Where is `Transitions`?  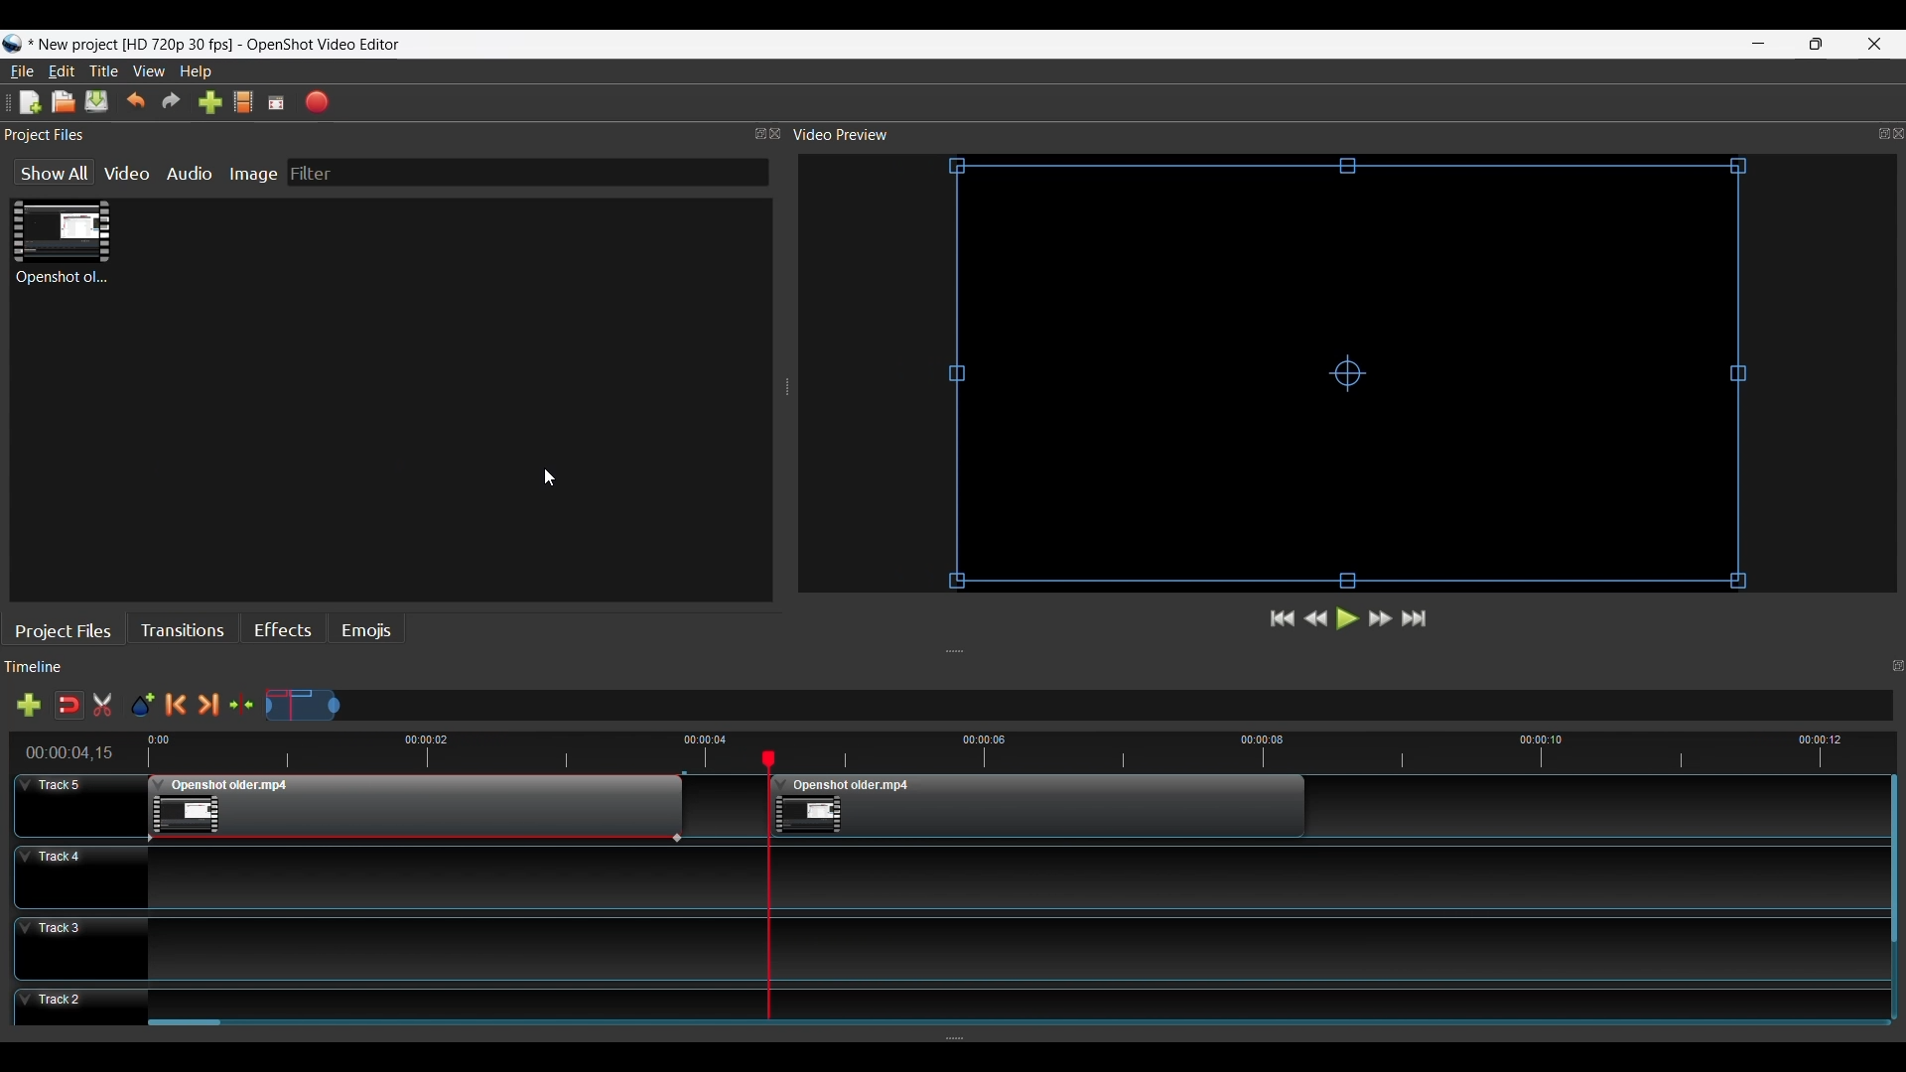
Transitions is located at coordinates (187, 629).